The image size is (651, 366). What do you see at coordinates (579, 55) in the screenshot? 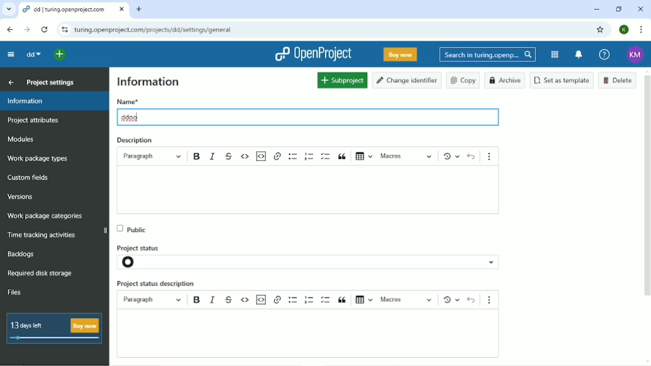
I see `To notification center` at bounding box center [579, 55].